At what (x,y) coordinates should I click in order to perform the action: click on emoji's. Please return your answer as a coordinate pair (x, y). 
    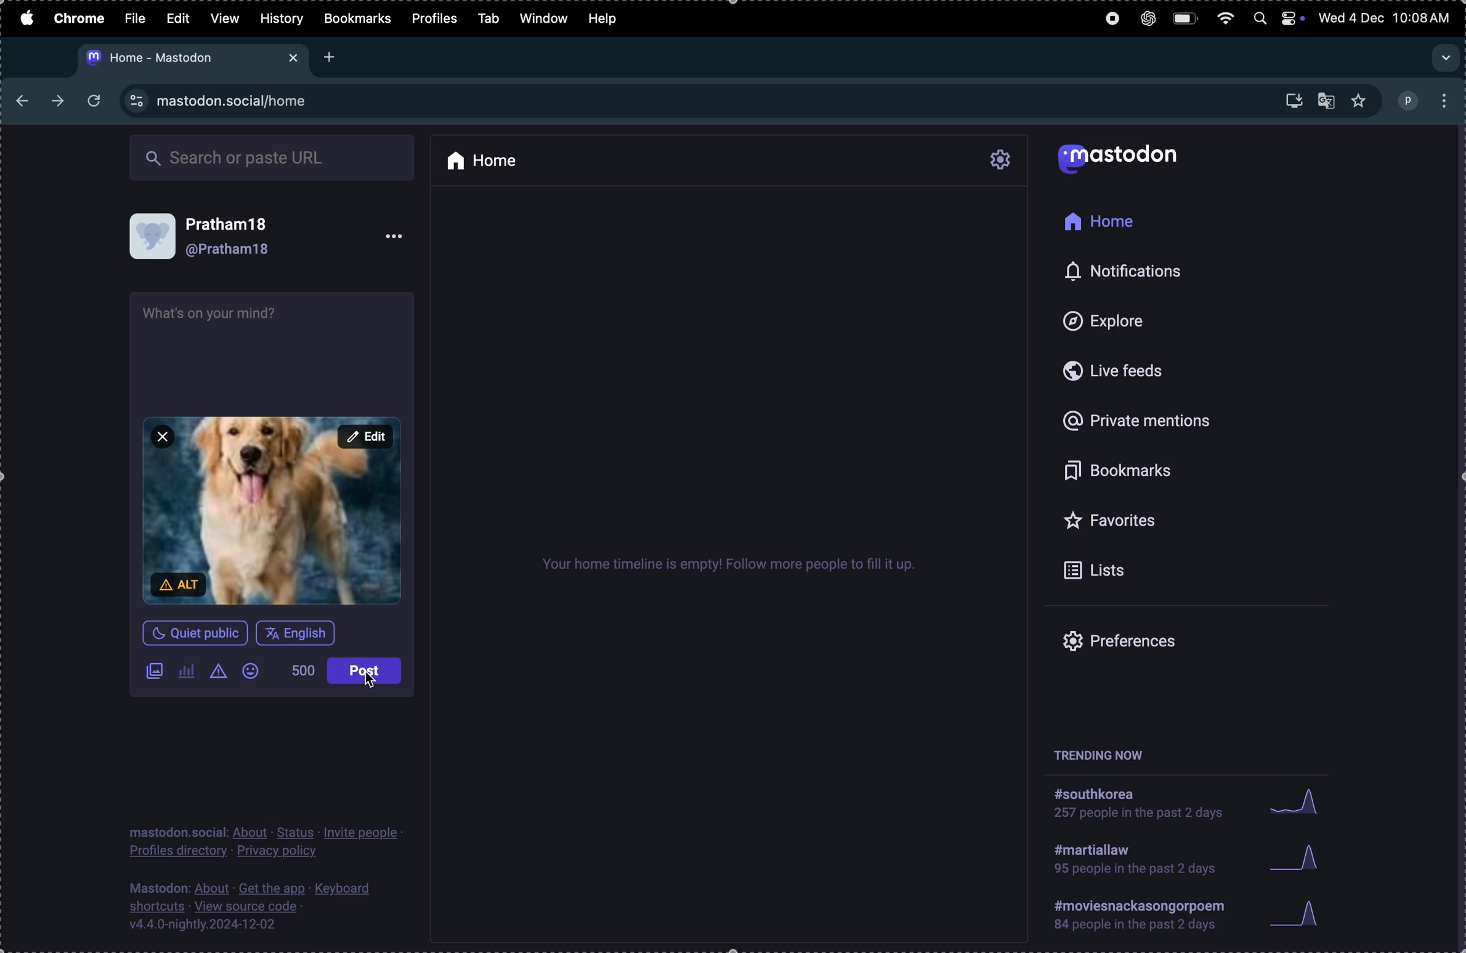
    Looking at the image, I should click on (255, 674).